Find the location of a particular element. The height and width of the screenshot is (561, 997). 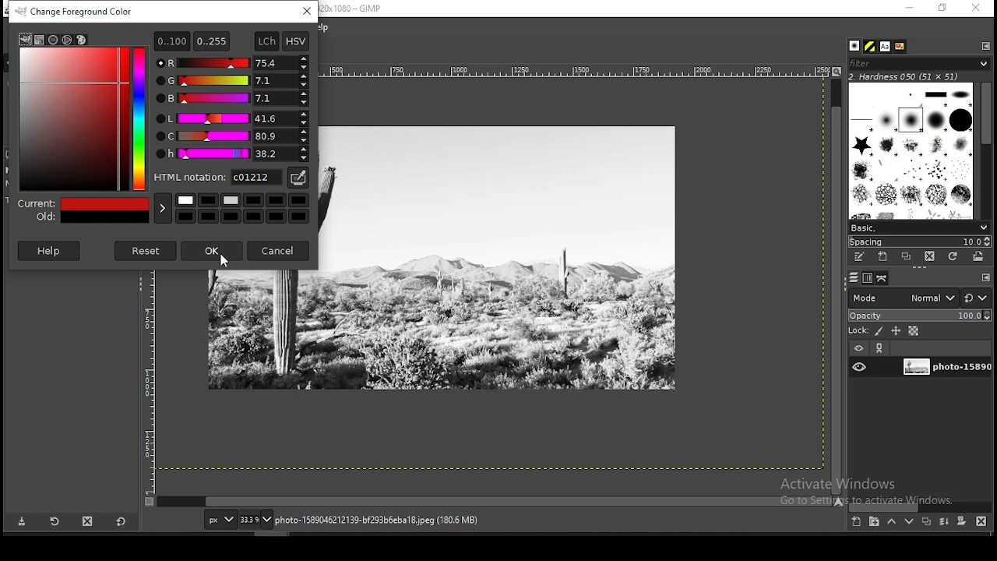

layer visibility is located at coordinates (858, 349).